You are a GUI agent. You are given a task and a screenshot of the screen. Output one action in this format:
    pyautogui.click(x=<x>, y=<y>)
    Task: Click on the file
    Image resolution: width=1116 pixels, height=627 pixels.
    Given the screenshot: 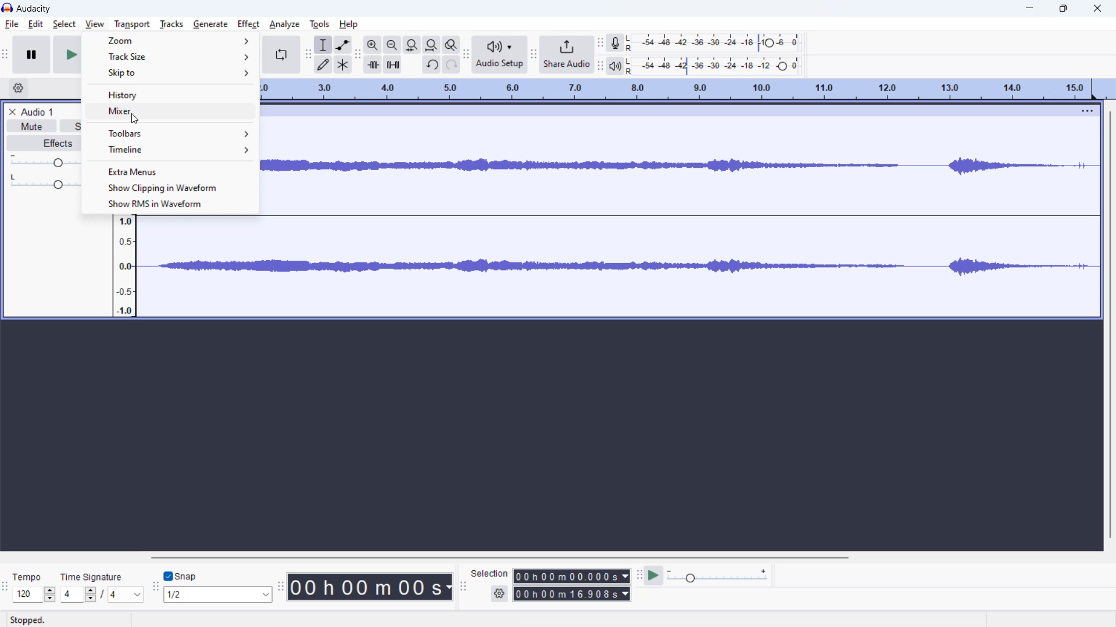 What is the action you would take?
    pyautogui.click(x=12, y=24)
    